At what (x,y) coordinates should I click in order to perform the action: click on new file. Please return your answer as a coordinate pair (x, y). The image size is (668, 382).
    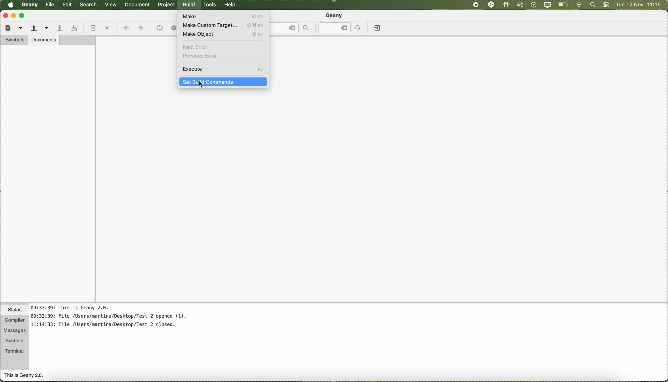
    Looking at the image, I should click on (7, 27).